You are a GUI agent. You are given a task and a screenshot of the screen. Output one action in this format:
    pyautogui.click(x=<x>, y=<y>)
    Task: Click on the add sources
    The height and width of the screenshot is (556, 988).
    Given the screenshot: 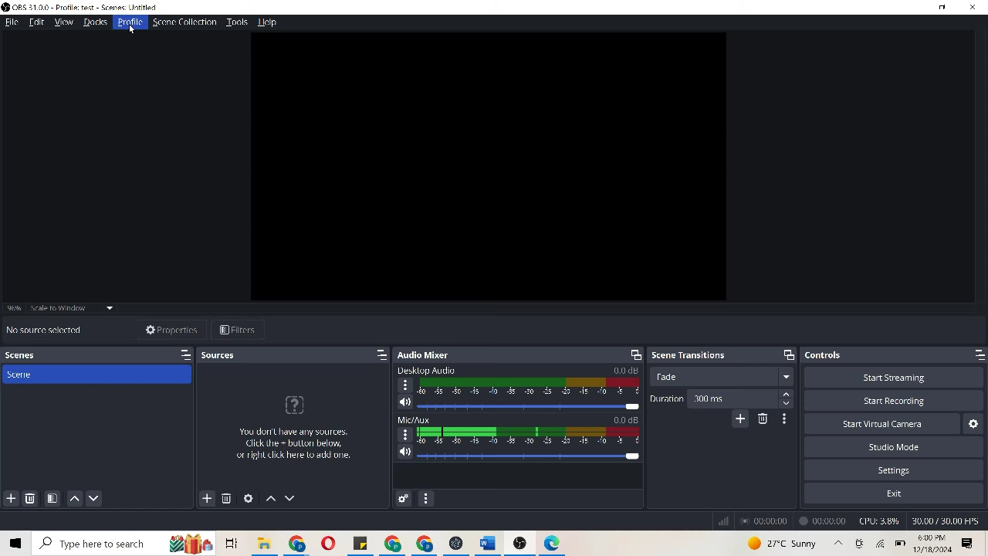 What is the action you would take?
    pyautogui.click(x=205, y=497)
    